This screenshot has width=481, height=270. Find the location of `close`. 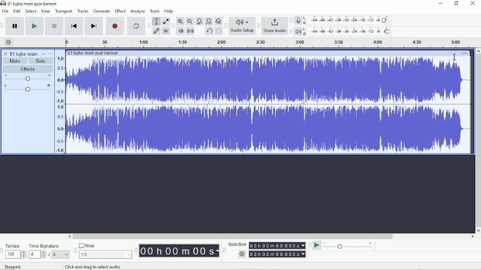

close is located at coordinates (5, 53).